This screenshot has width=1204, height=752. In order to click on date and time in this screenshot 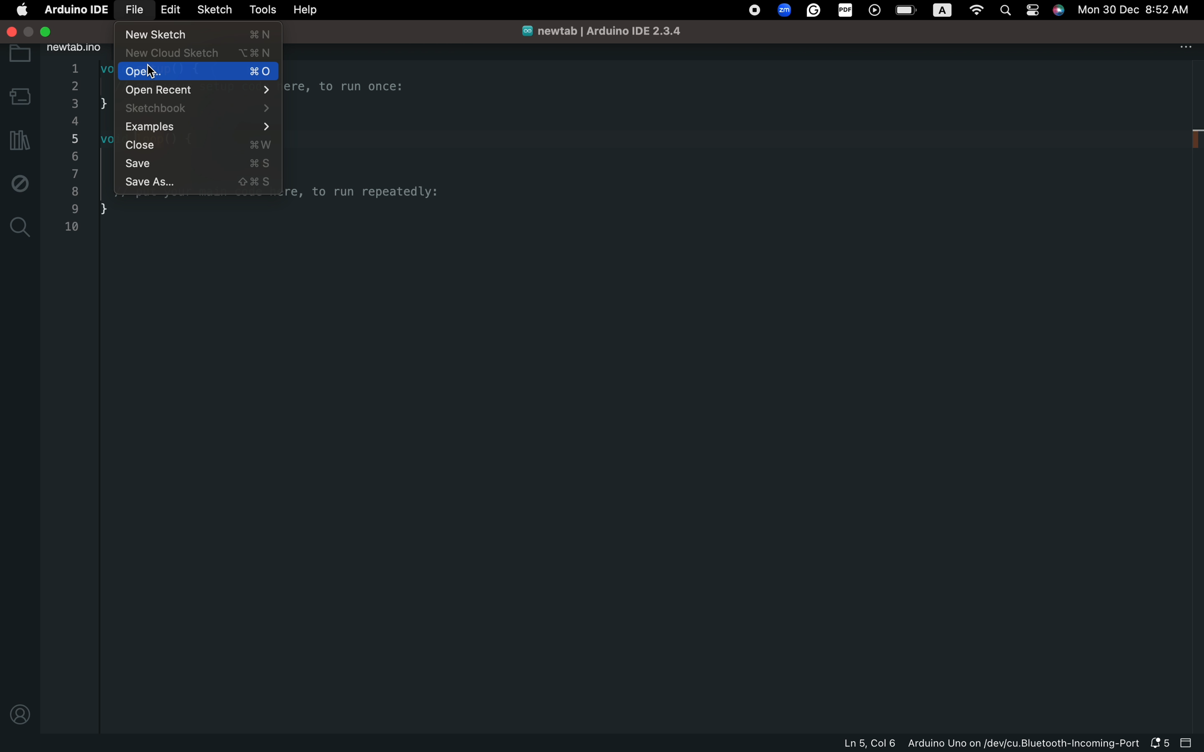, I will do `click(1135, 11)`.